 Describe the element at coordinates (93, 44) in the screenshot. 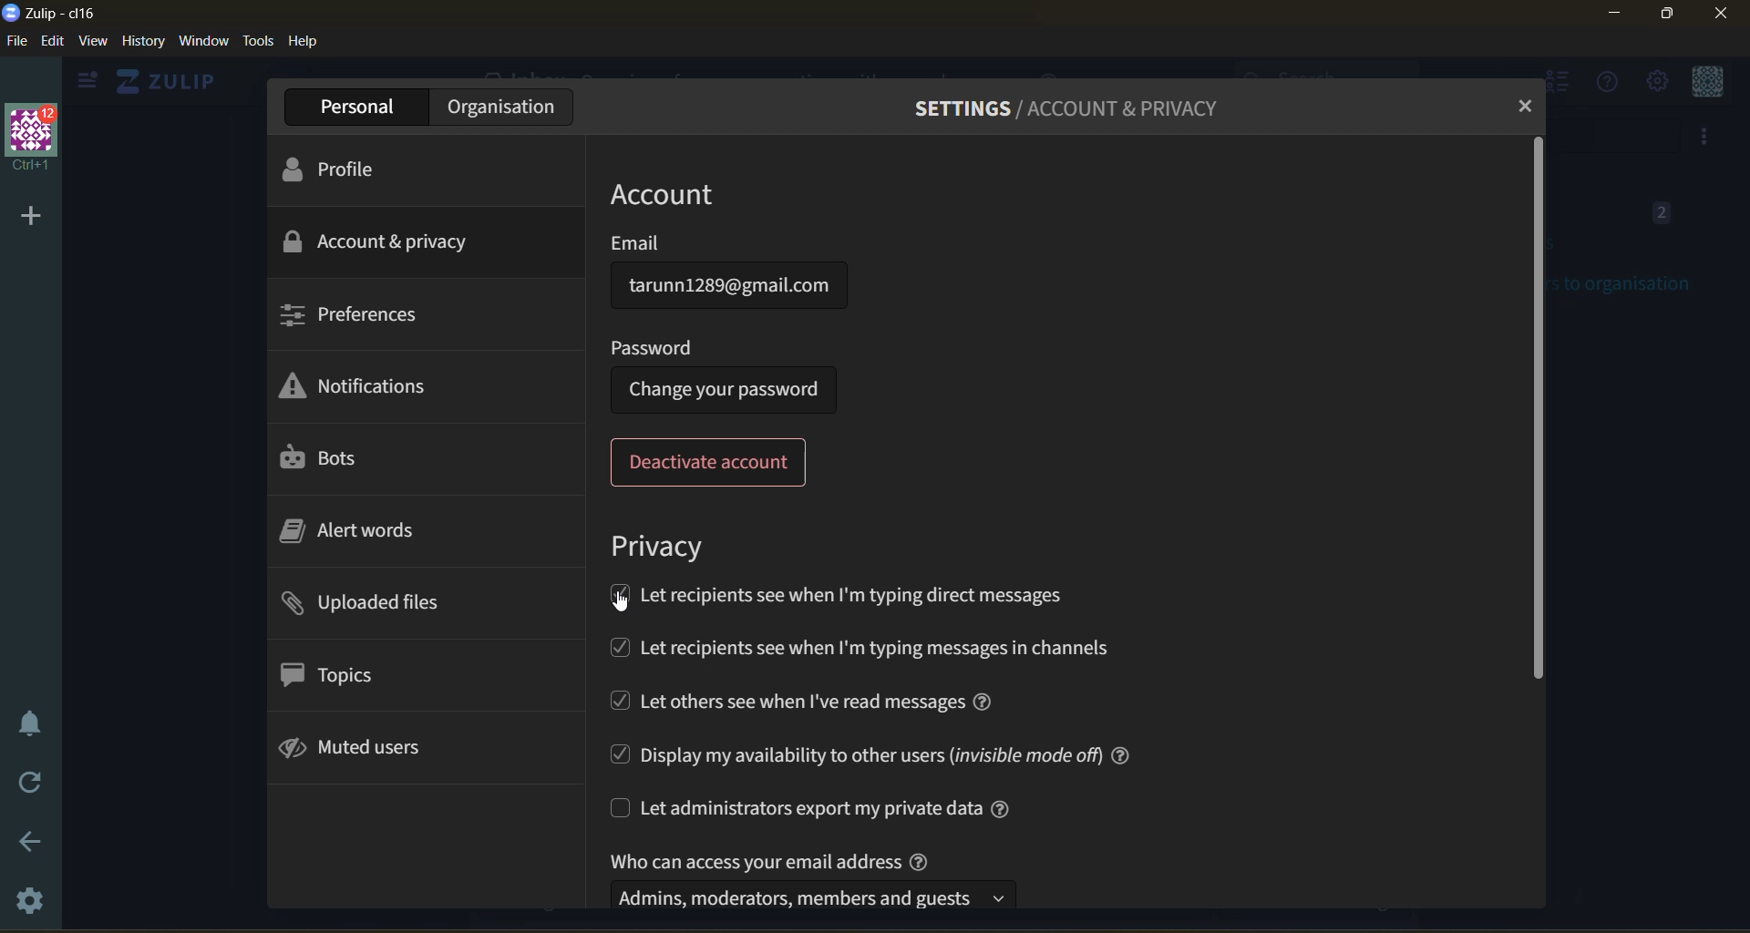

I see `view` at that location.